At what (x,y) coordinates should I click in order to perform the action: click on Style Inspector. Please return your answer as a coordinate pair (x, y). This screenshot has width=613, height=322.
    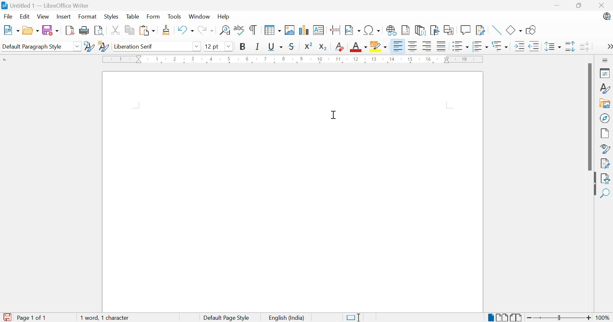
    Looking at the image, I should click on (606, 149).